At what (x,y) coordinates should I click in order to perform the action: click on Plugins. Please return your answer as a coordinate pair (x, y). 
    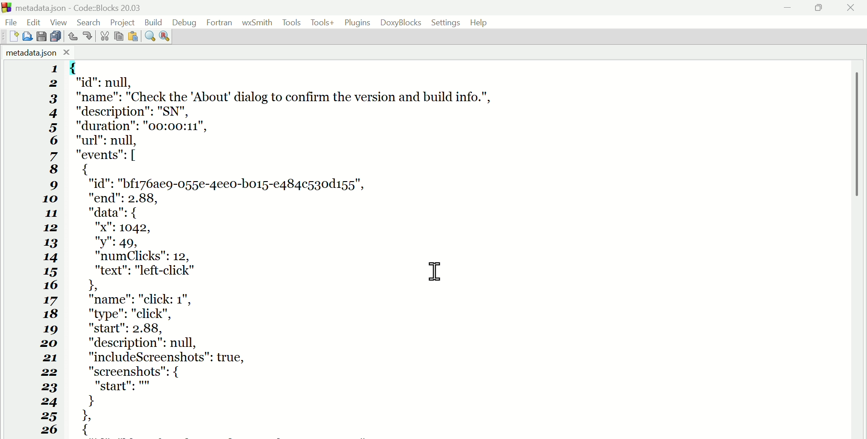
    Looking at the image, I should click on (358, 23).